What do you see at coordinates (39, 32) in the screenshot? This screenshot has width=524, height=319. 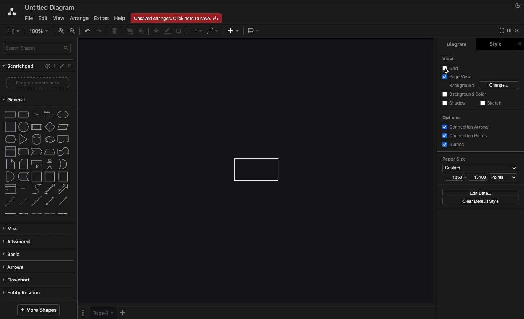 I see `Zoom` at bounding box center [39, 32].